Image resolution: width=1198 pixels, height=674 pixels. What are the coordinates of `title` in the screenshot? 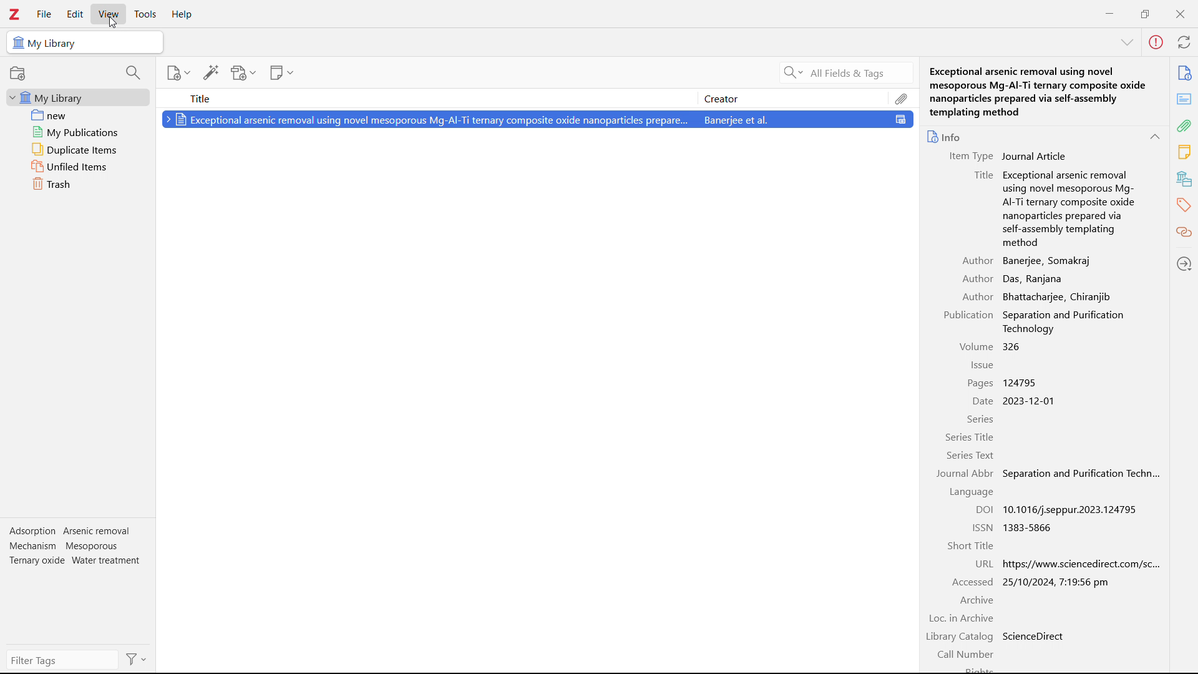 It's located at (428, 97).